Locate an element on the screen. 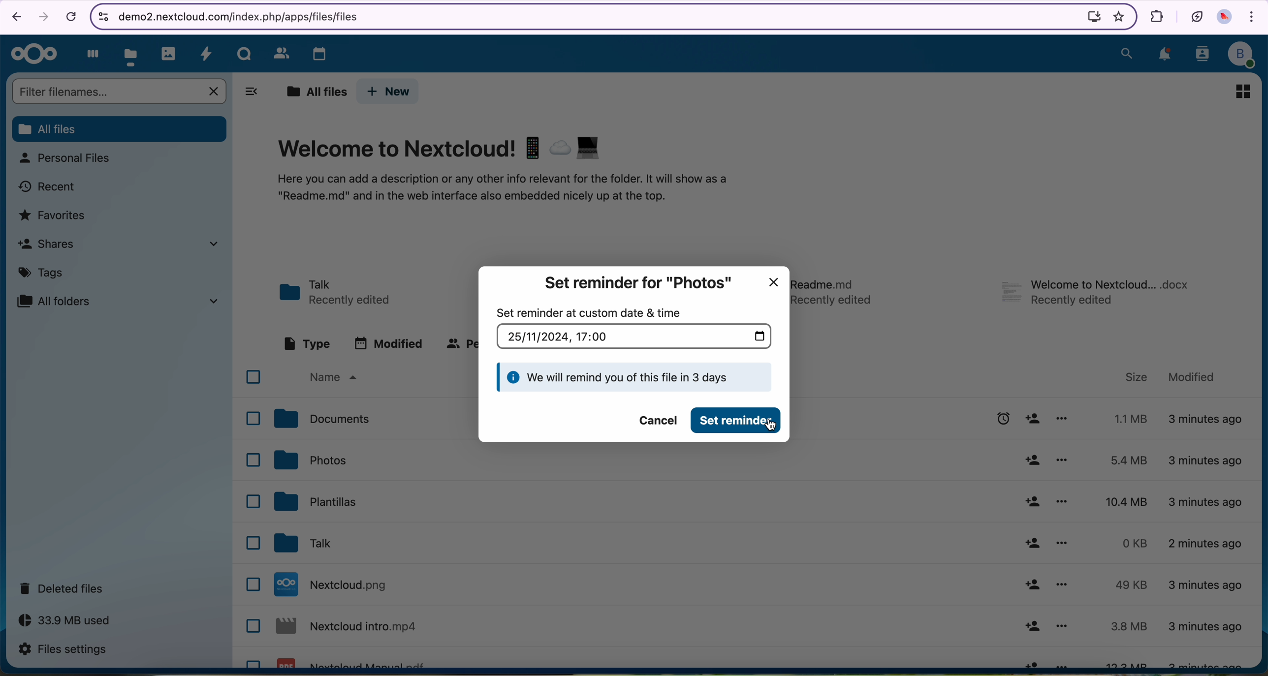 This screenshot has height=676, width=1268. all folders is located at coordinates (122, 301).